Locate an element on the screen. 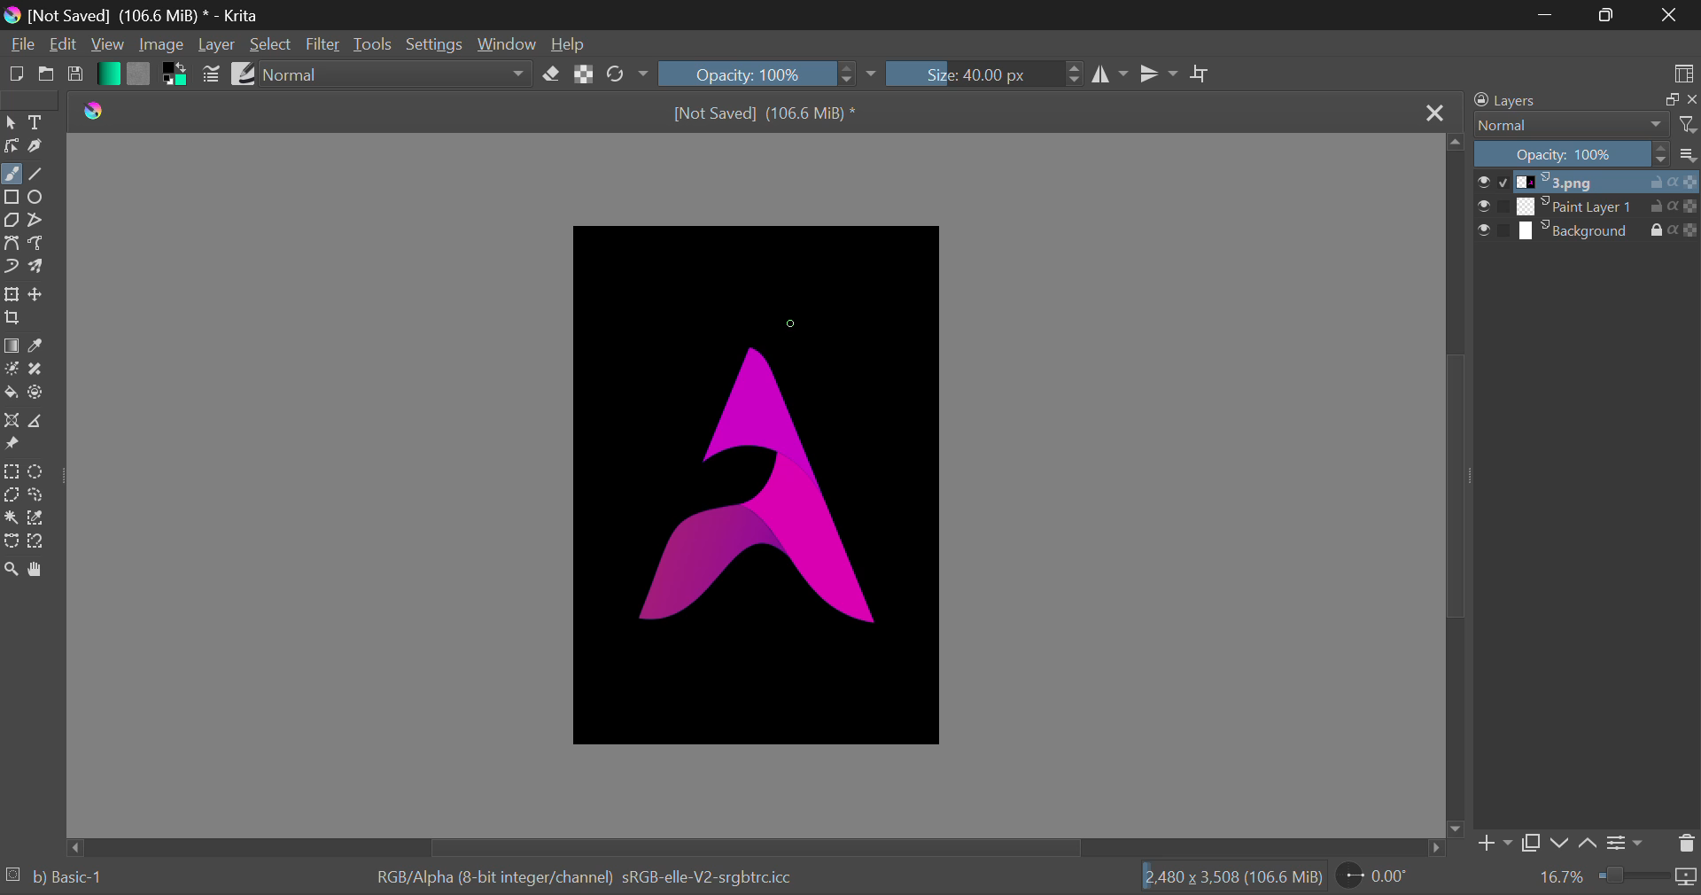 The width and height of the screenshot is (1701, 895). 16.7% is located at coordinates (1553, 878).